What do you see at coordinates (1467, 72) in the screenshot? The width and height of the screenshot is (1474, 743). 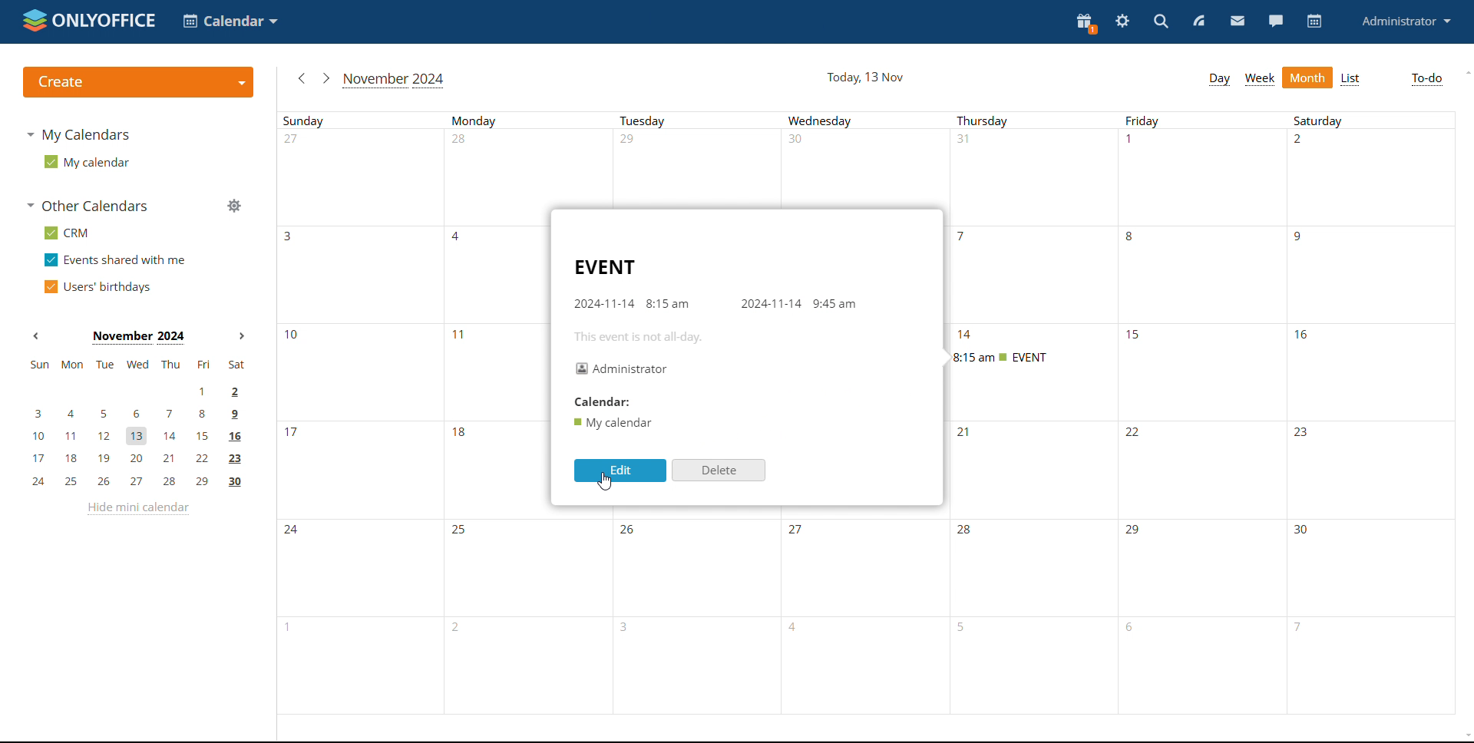 I see `scroll up` at bounding box center [1467, 72].